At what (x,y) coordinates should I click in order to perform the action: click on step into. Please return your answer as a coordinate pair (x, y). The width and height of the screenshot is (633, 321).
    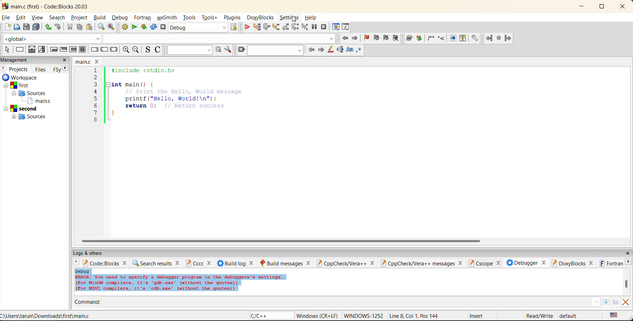
    Looking at the image, I should click on (276, 27).